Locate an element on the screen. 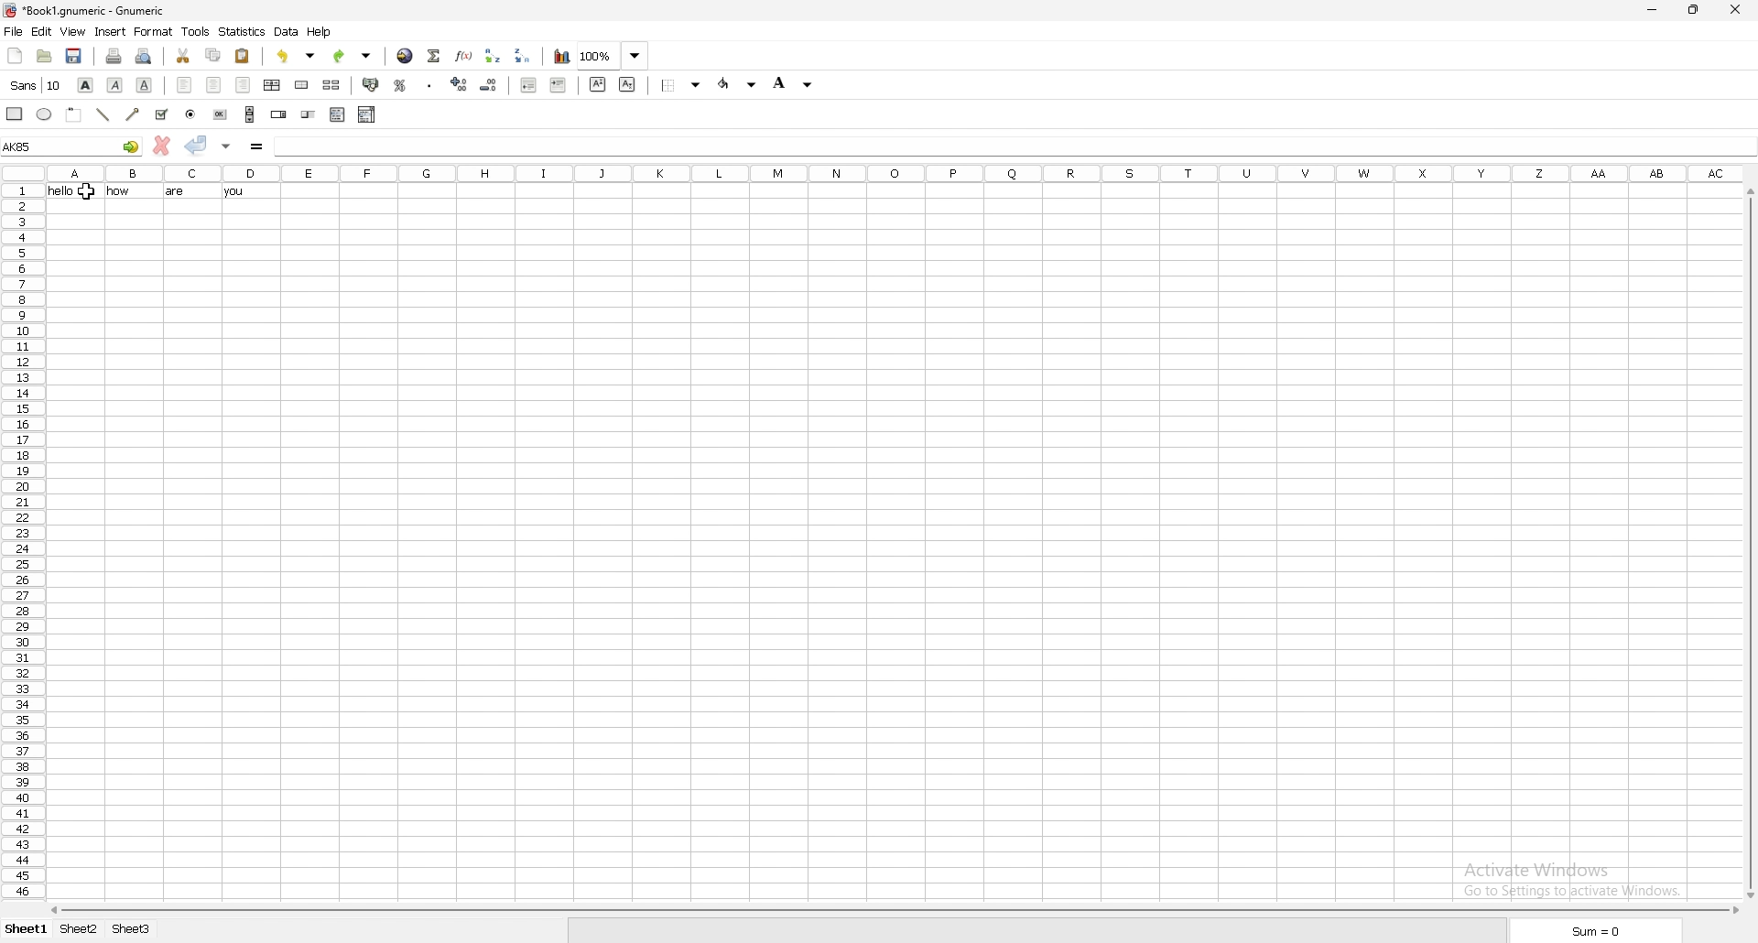 This screenshot has height=943, width=1758. scroll bar is located at coordinates (1749, 542).